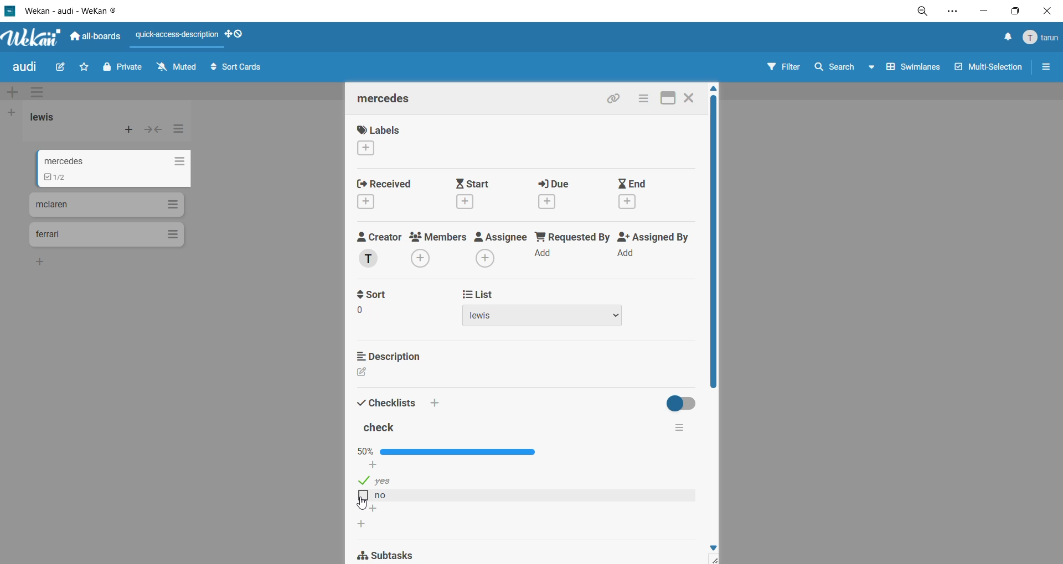 The width and height of the screenshot is (1063, 564). What do you see at coordinates (118, 169) in the screenshot?
I see `cards` at bounding box center [118, 169].